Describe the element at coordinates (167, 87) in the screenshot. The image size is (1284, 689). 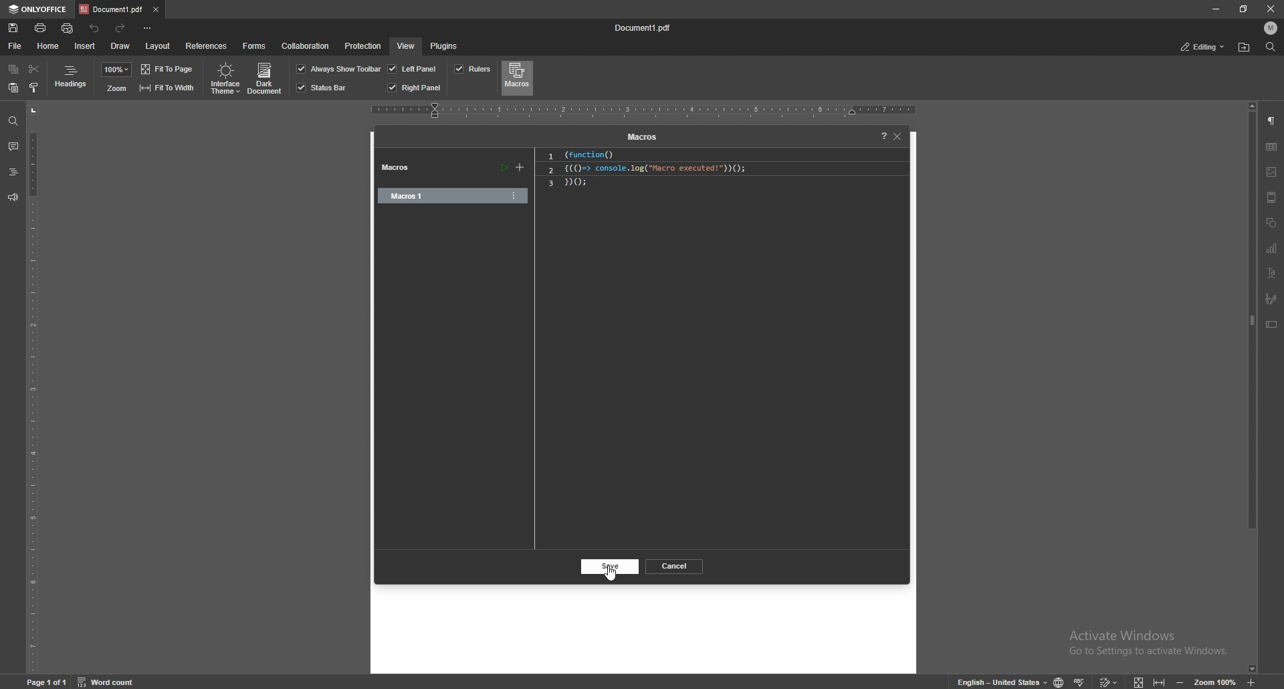
I see `fit to width` at that location.